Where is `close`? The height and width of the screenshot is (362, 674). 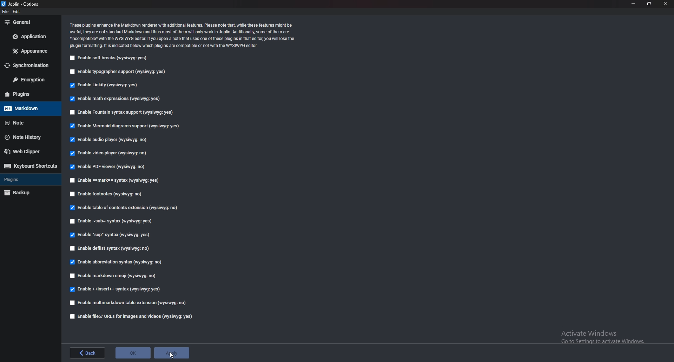 close is located at coordinates (666, 4).